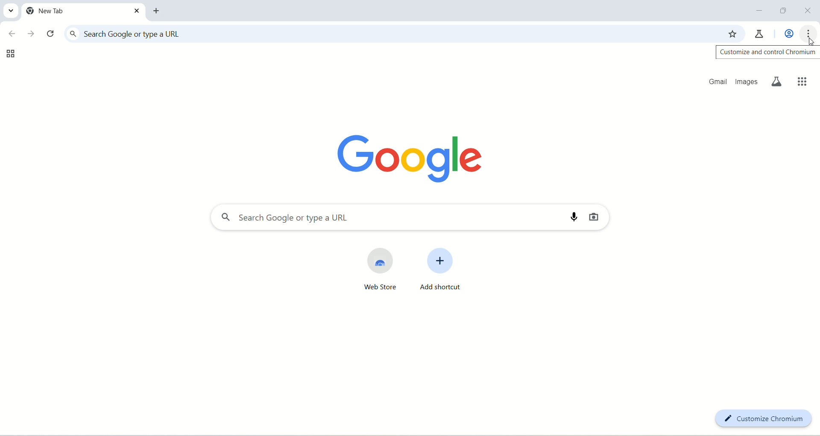 This screenshot has height=436, width=820. I want to click on customize and control chromium, so click(767, 52).